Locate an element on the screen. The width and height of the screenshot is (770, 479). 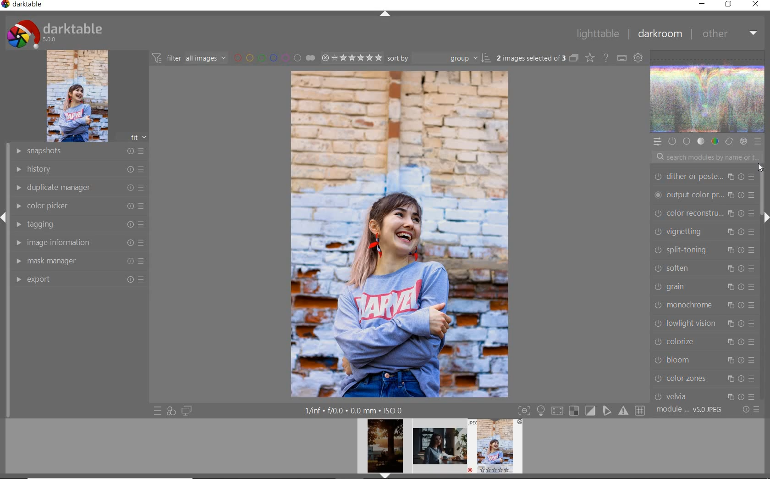
orientation is located at coordinates (703, 322).